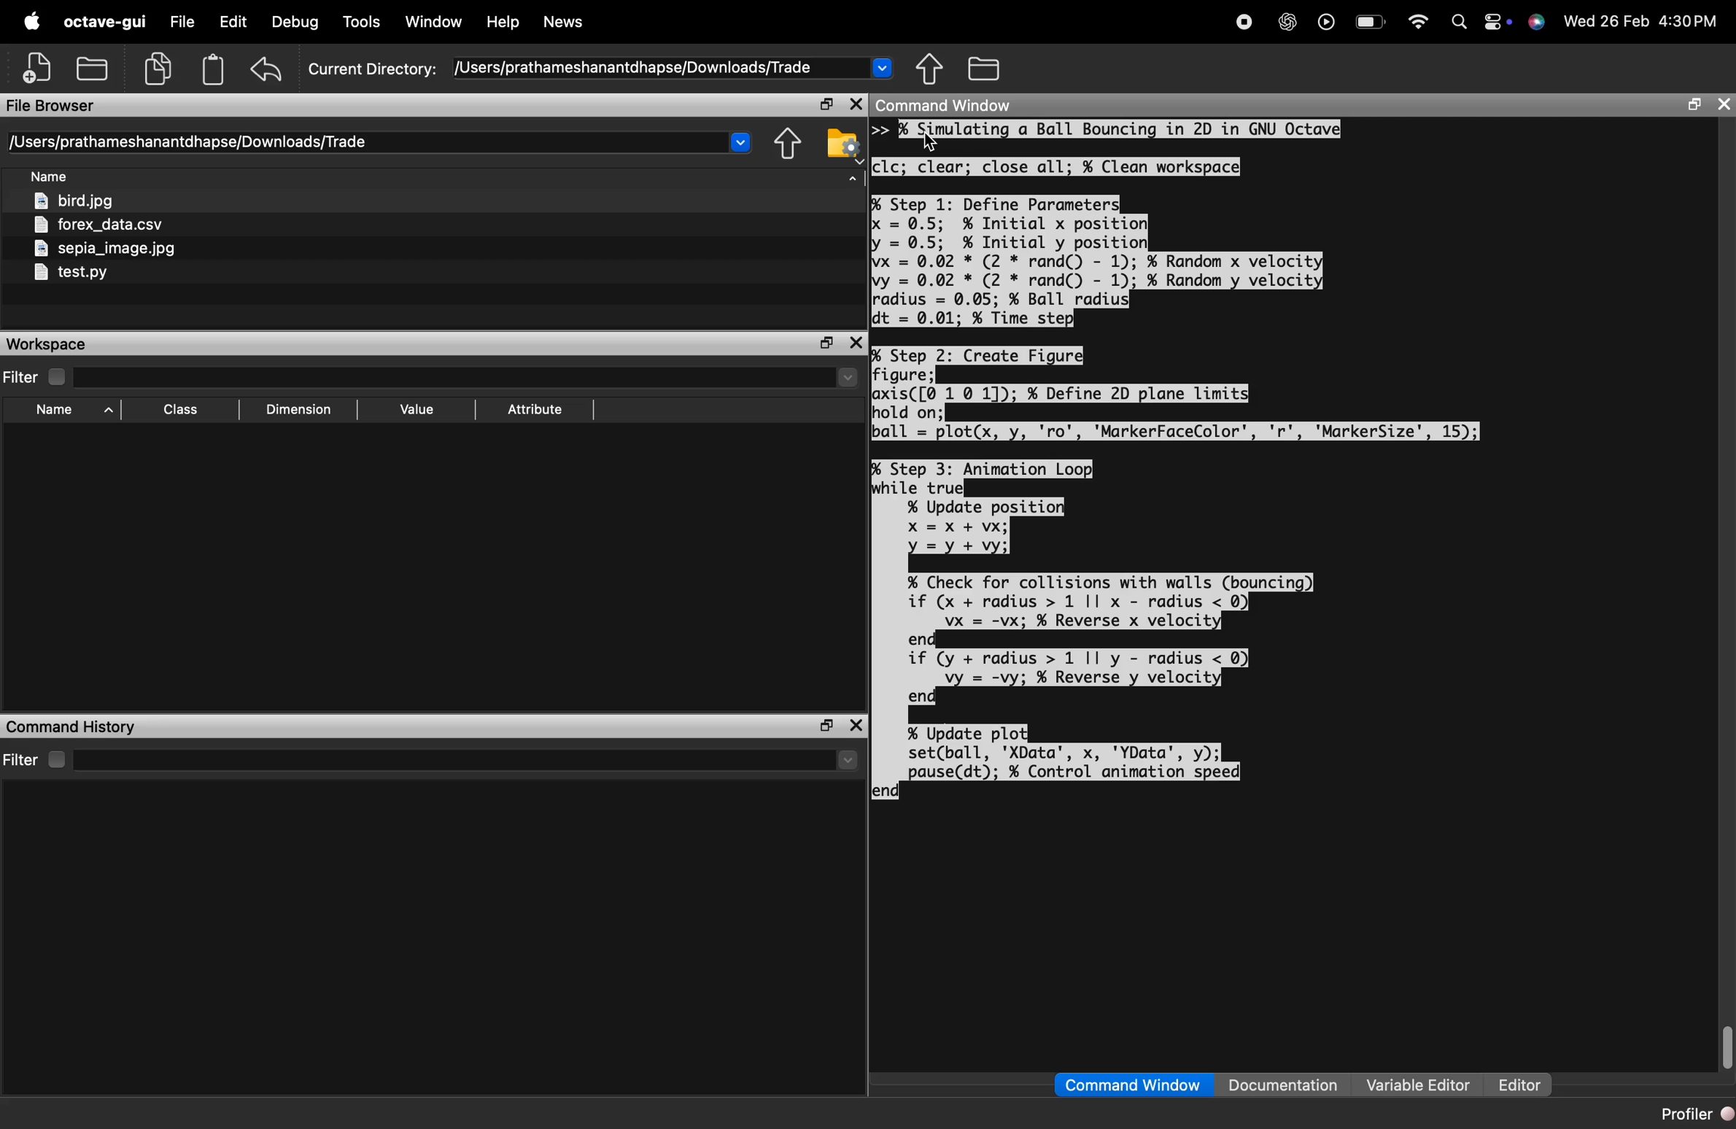 This screenshot has height=1129, width=1736. I want to click on  testpy, so click(70, 272).